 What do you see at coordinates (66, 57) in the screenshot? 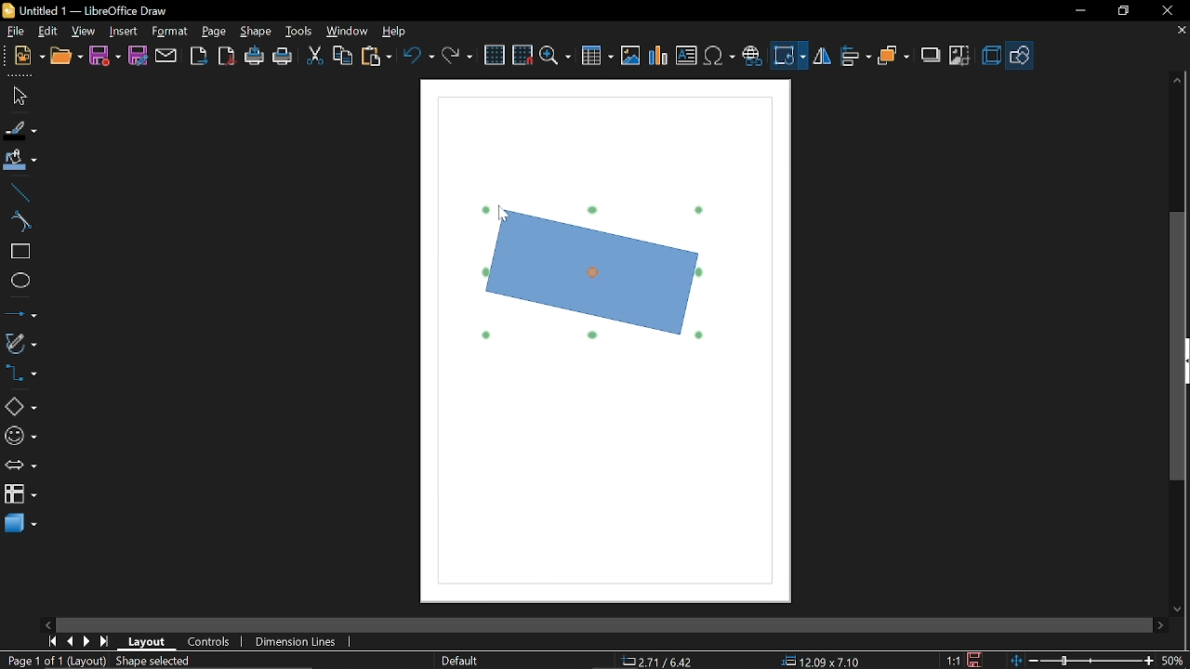
I see `Open` at bounding box center [66, 57].